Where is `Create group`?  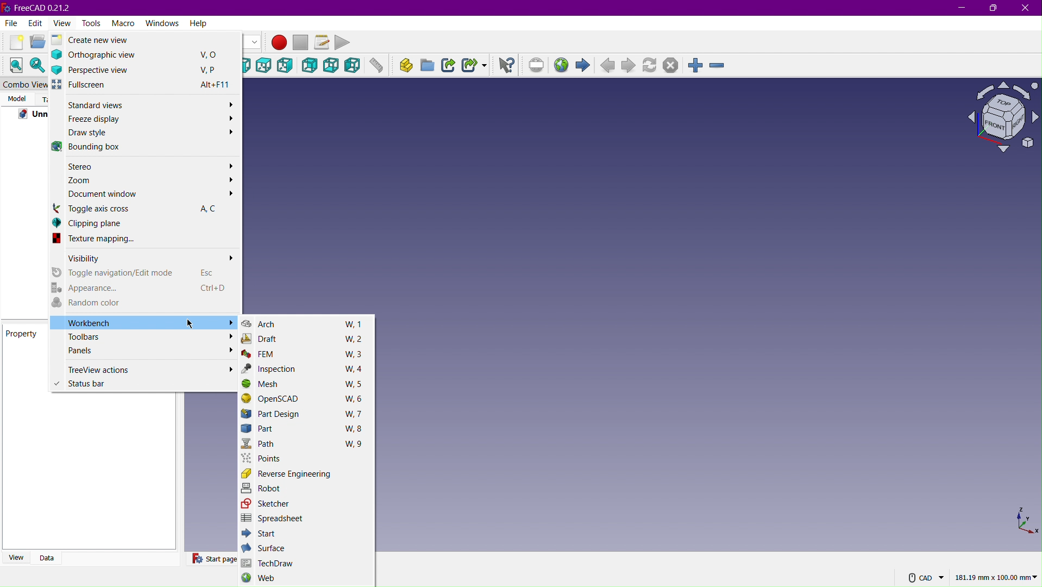 Create group is located at coordinates (427, 66).